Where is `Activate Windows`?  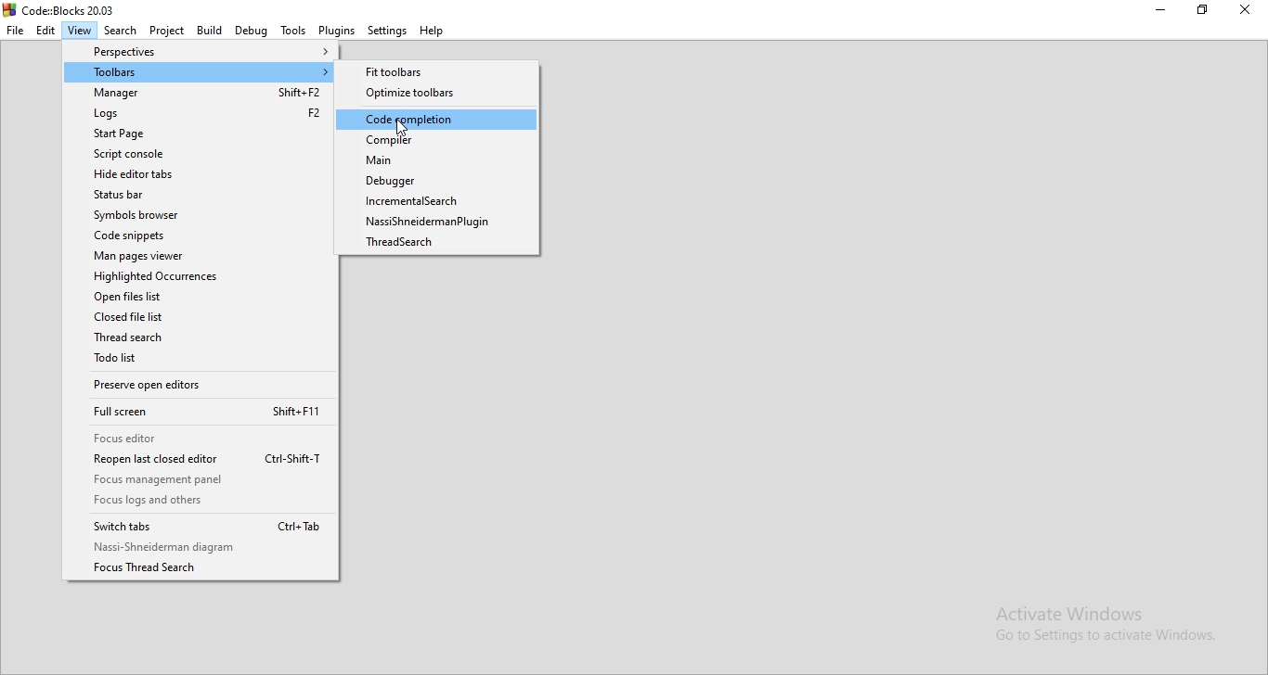 Activate Windows is located at coordinates (1109, 623).